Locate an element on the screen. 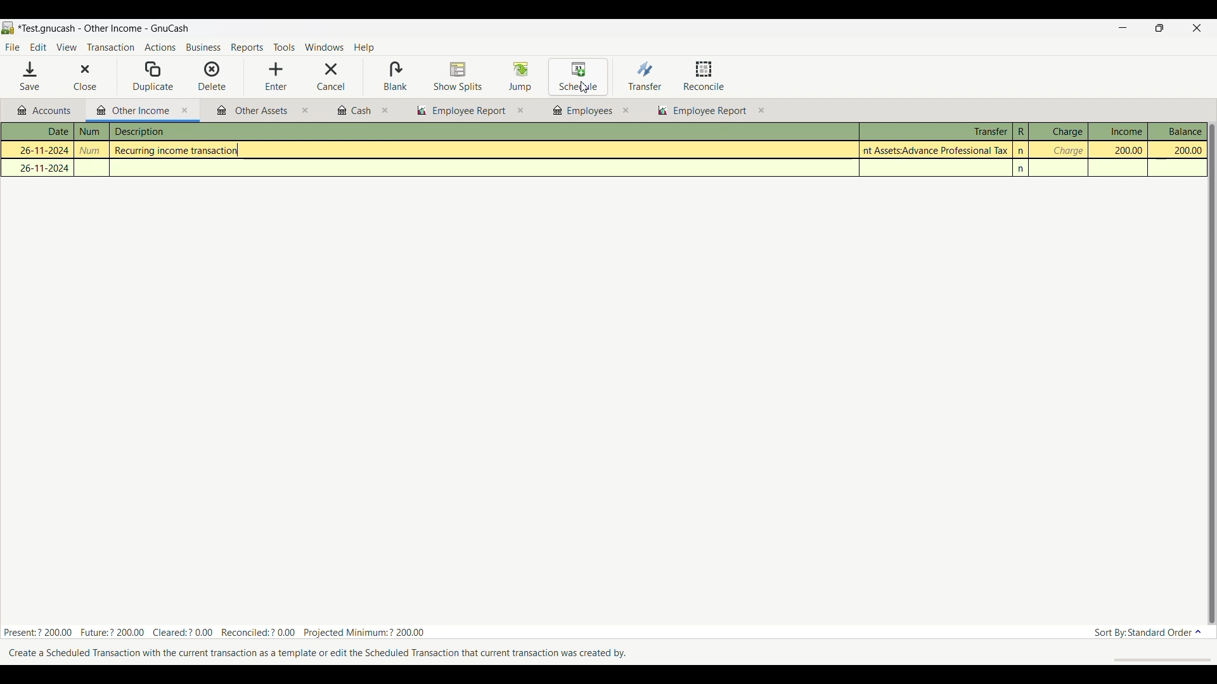  Sort order options is located at coordinates (1148, 633).